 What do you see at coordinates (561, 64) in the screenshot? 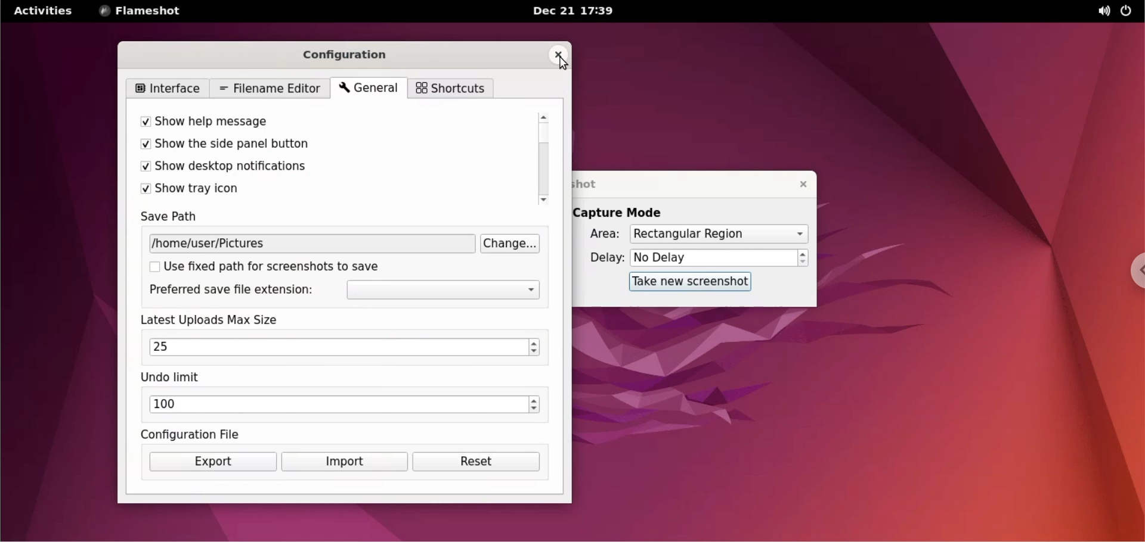
I see `cursor` at bounding box center [561, 64].